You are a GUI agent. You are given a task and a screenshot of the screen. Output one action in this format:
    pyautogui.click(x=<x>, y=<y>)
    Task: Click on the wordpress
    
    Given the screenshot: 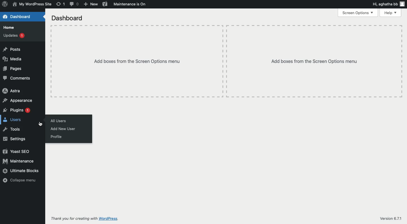 What is the action you would take?
    pyautogui.click(x=109, y=219)
    